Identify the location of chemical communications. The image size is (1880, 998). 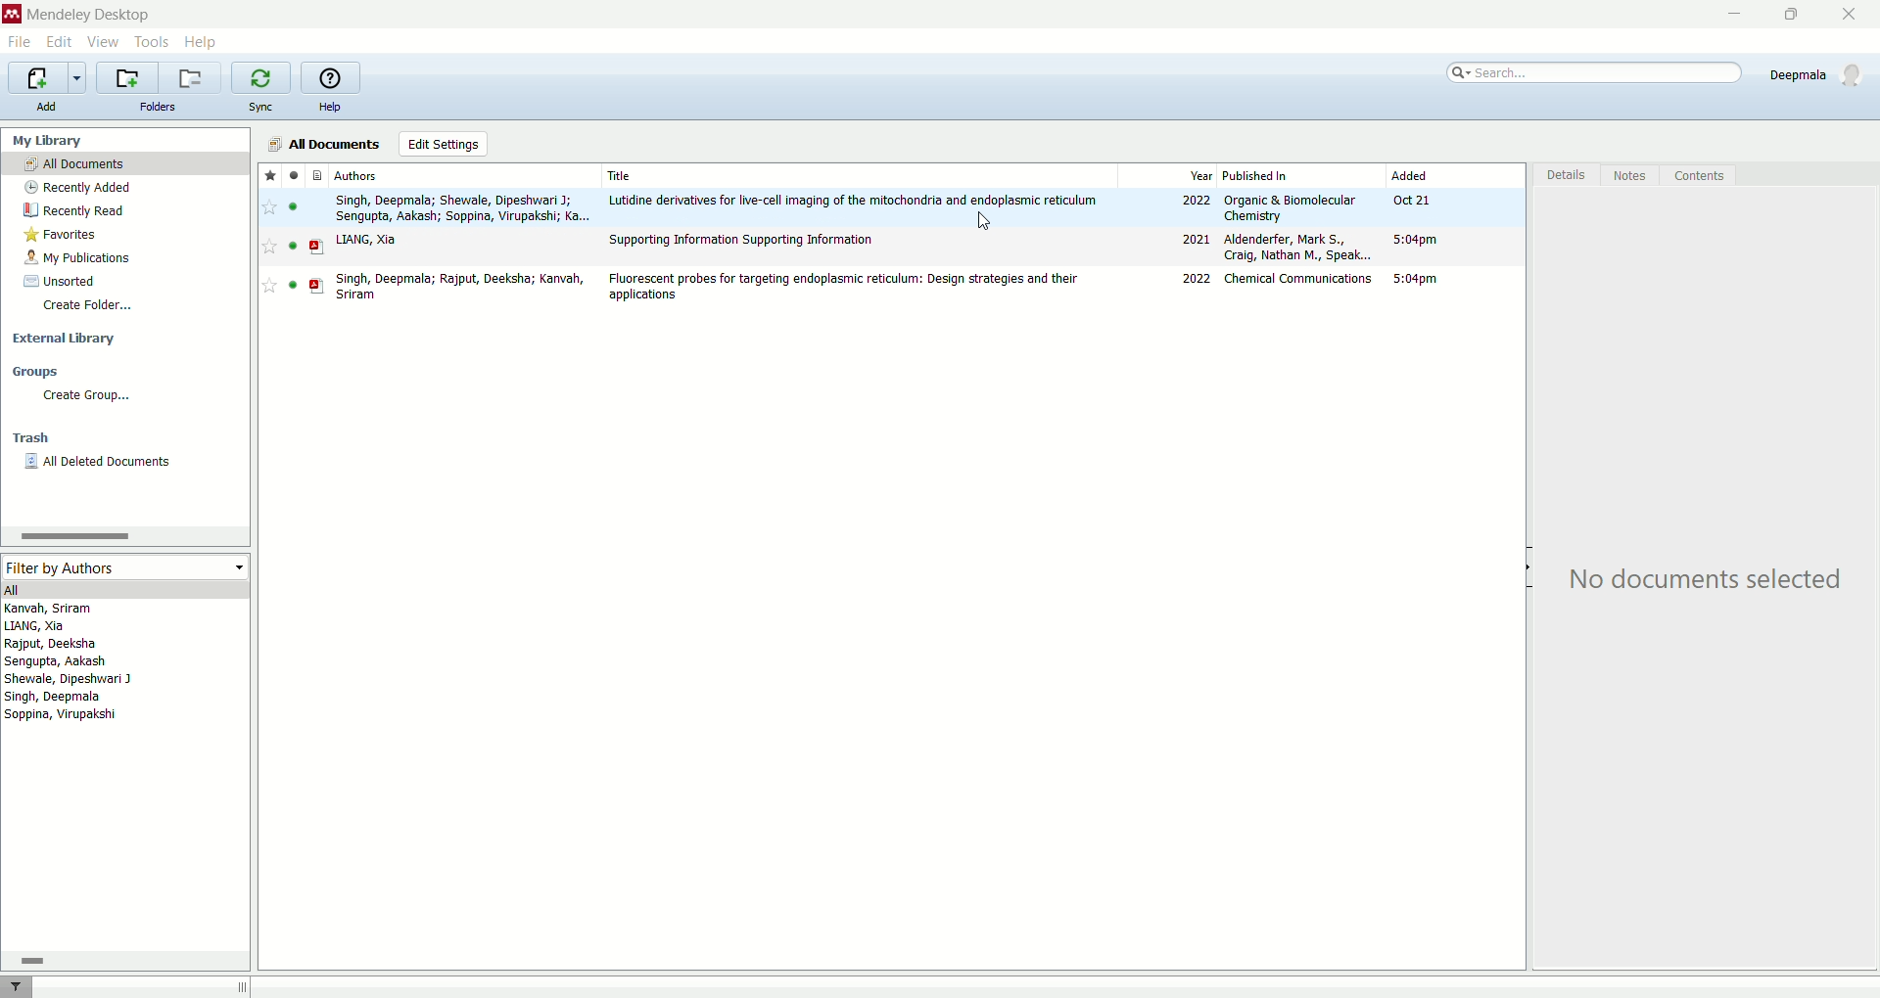
(1300, 278).